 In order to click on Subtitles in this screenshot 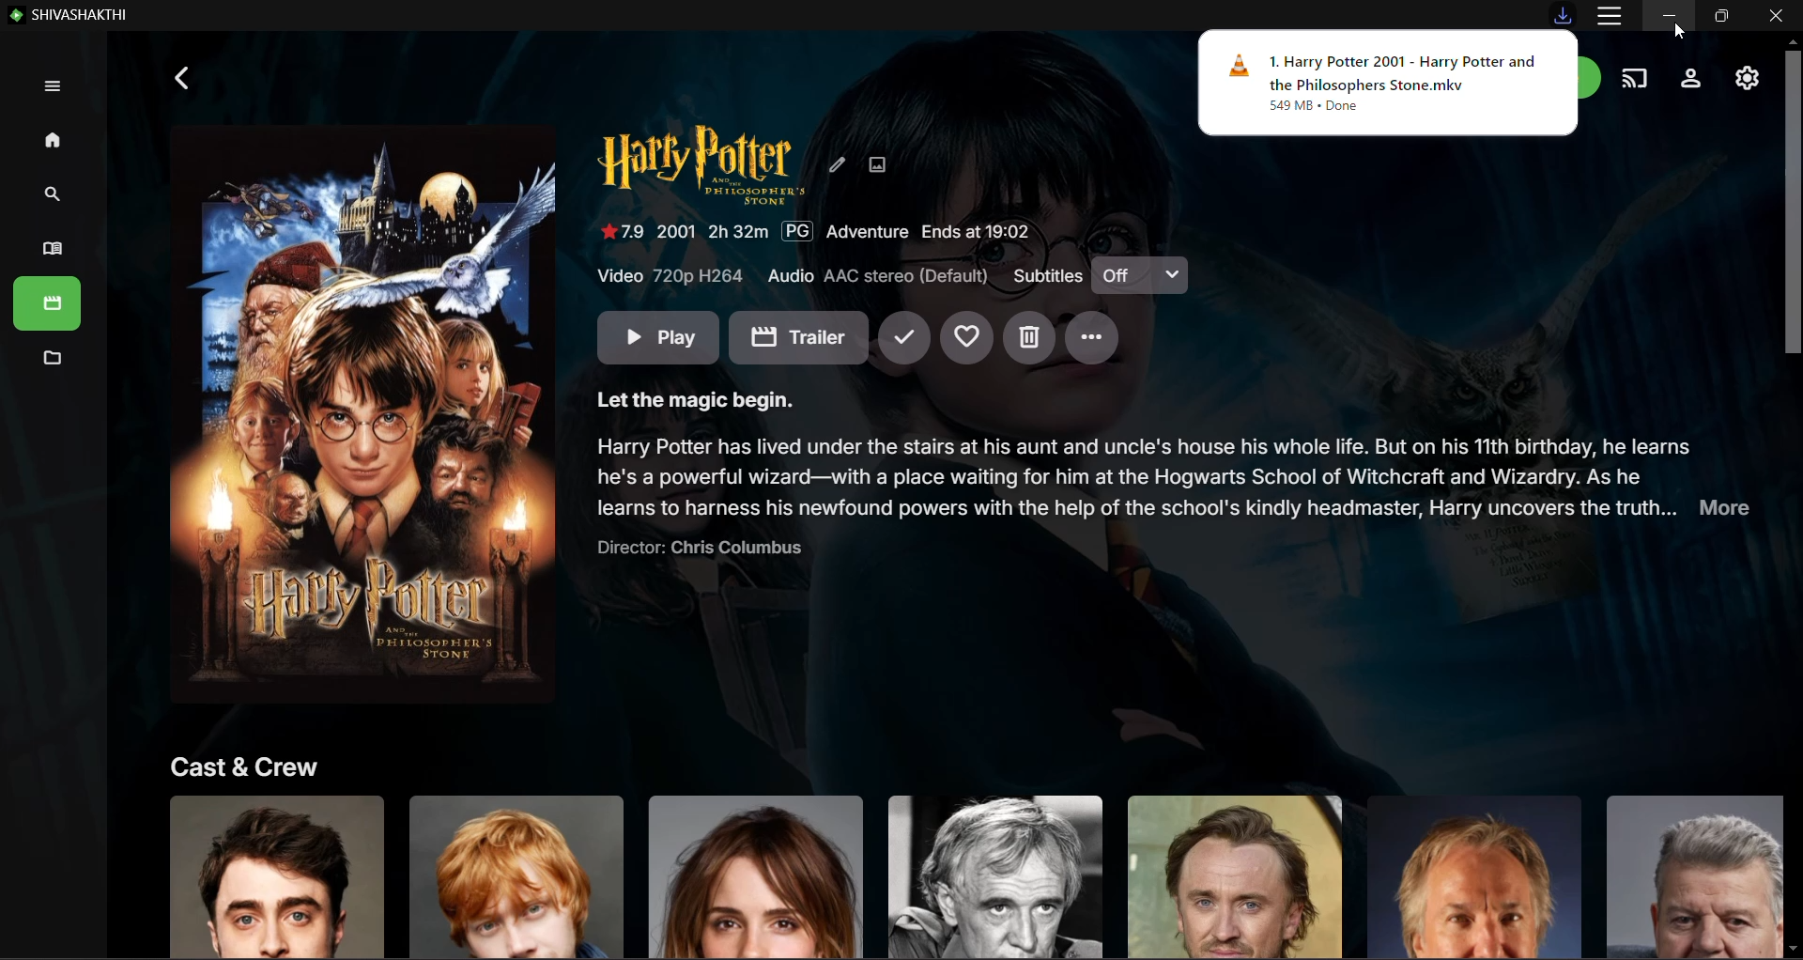, I will do `click(1045, 275)`.